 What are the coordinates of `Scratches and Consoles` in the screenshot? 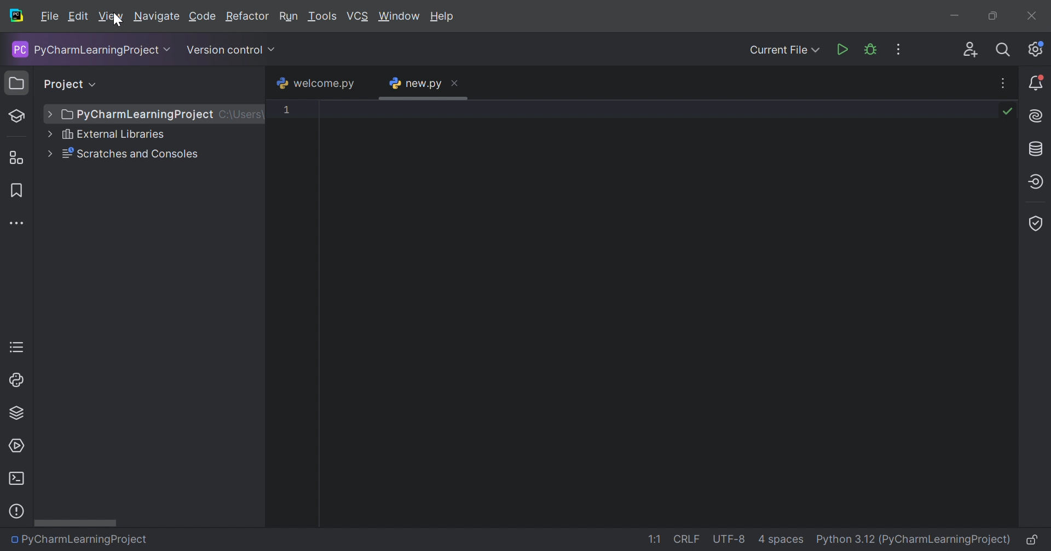 It's located at (130, 154).